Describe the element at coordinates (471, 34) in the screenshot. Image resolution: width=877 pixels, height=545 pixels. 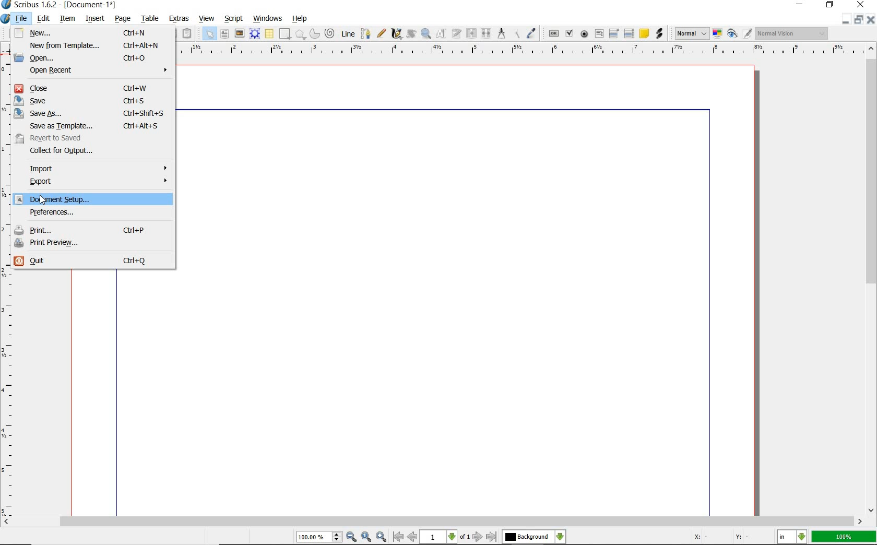
I see `link text frames` at that location.